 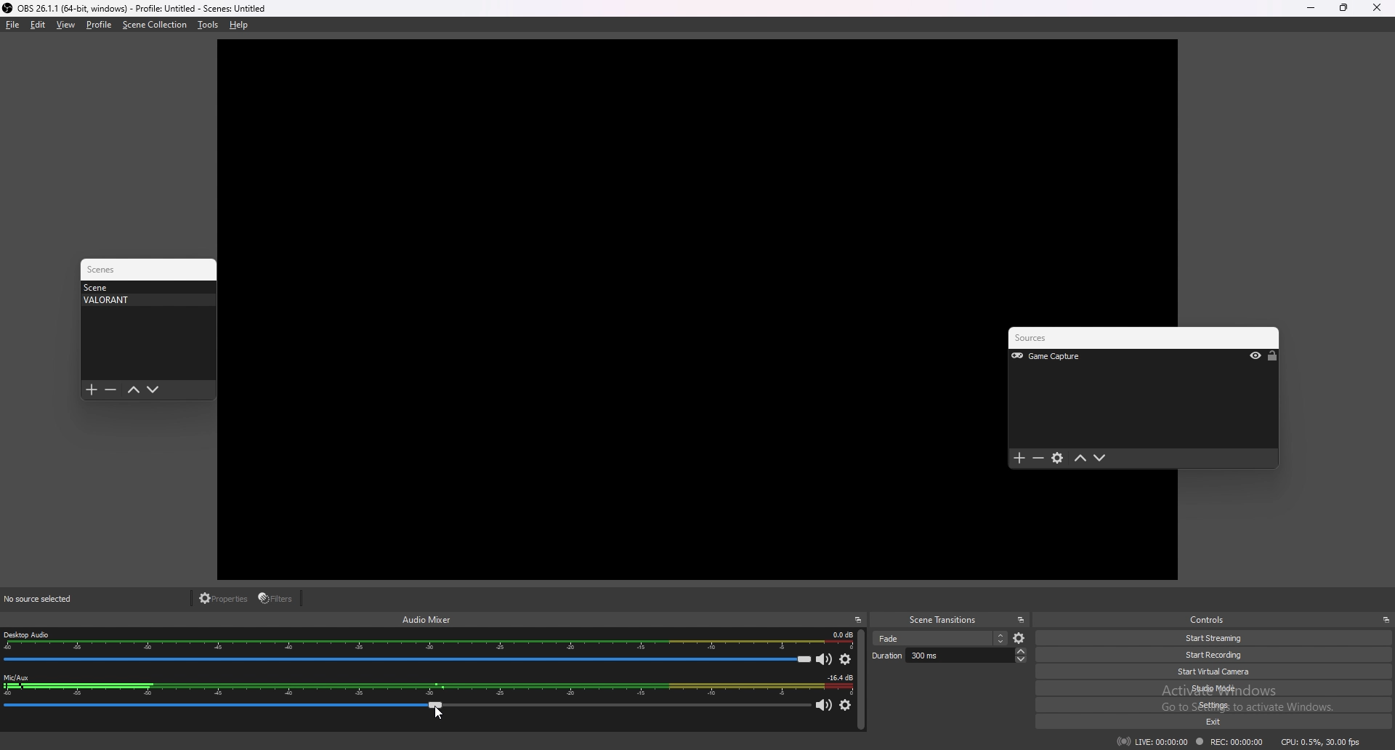 I want to click on controls, so click(x=1213, y=619).